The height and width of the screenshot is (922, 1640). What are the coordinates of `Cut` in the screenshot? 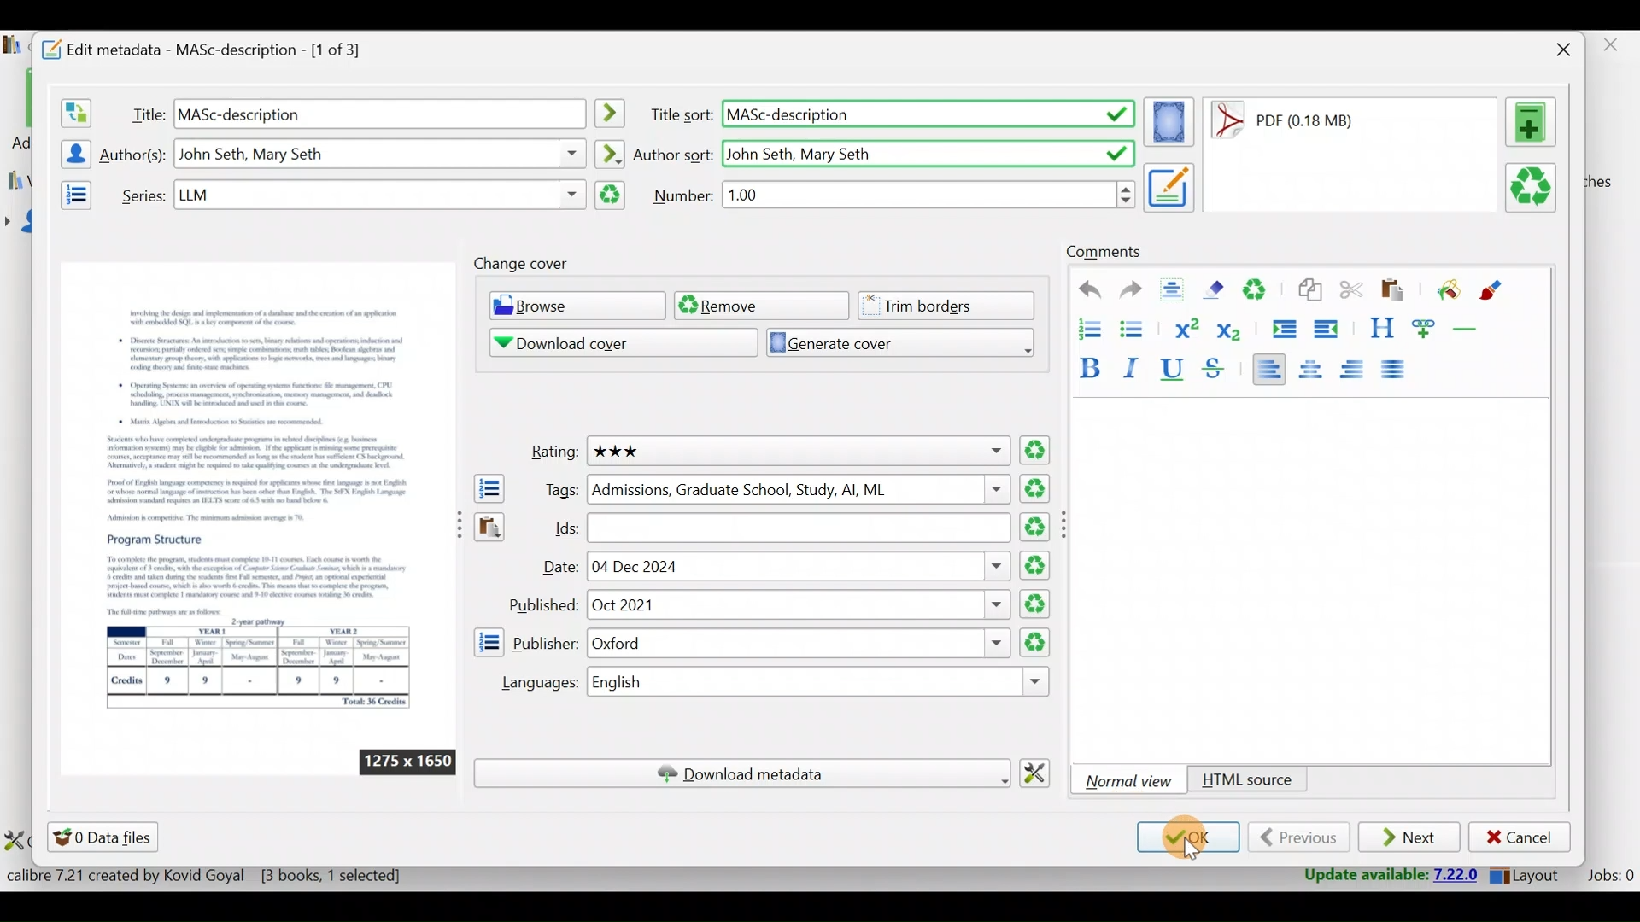 It's located at (1351, 293).